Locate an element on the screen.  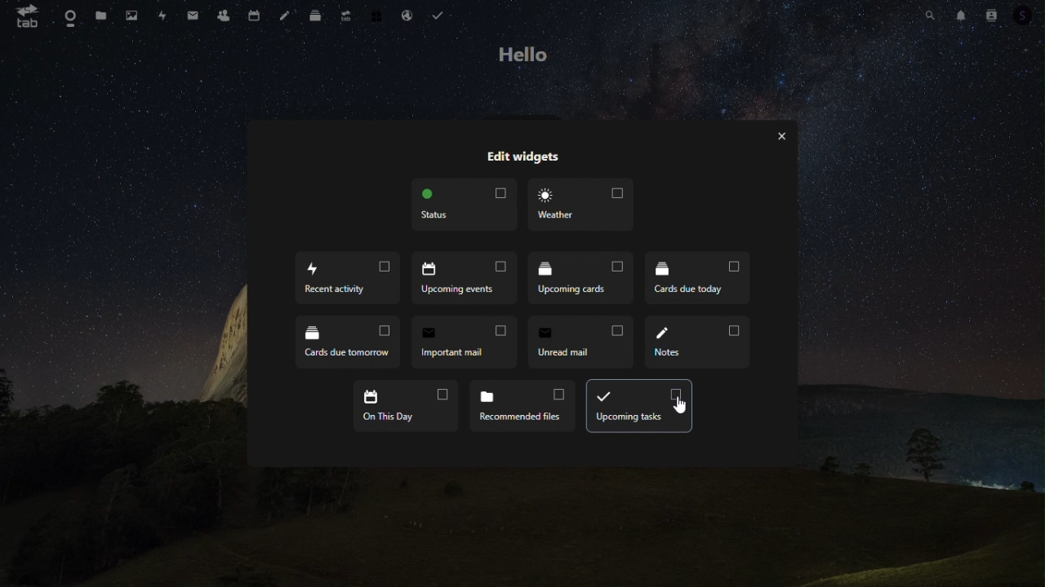
deck is located at coordinates (316, 18).